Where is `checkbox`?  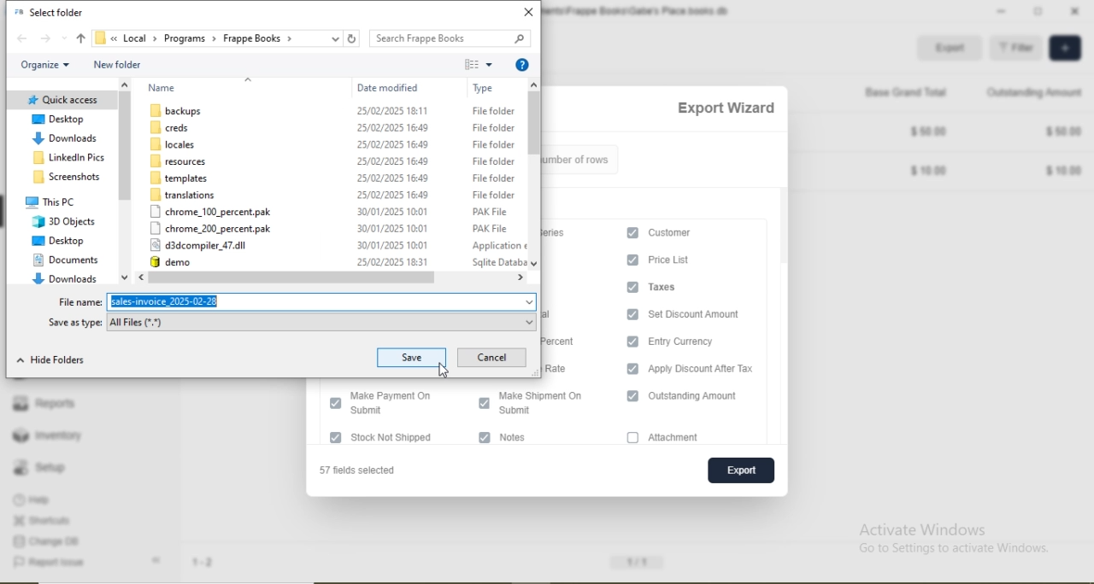
checkbox is located at coordinates (631, 313).